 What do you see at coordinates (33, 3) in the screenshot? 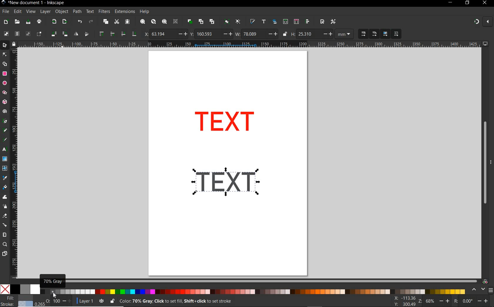
I see `file name` at bounding box center [33, 3].